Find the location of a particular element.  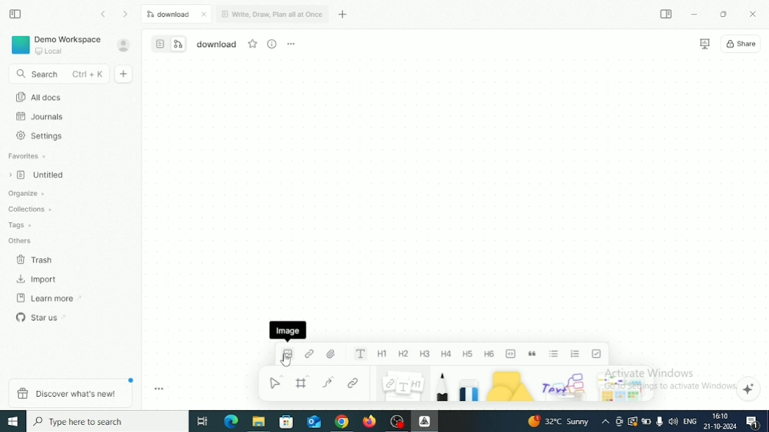

Learn more is located at coordinates (50, 298).